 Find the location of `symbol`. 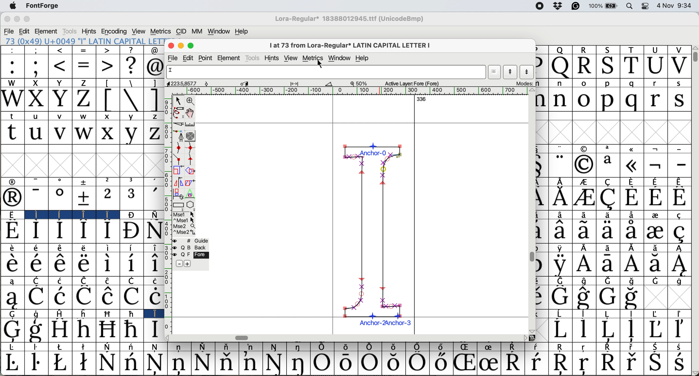

symbol is located at coordinates (633, 149).